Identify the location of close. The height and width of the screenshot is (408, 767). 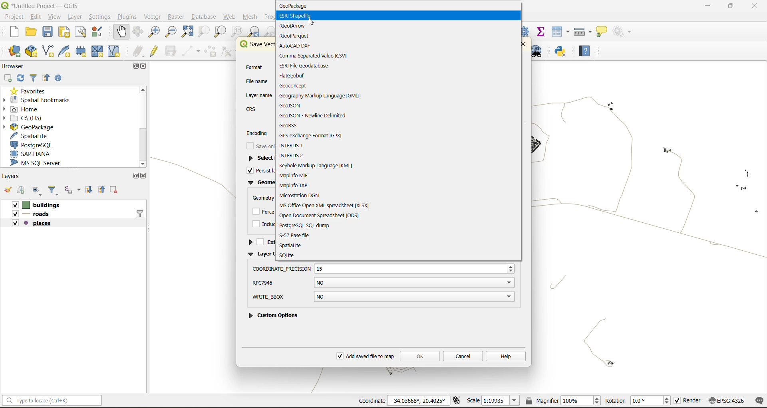
(145, 67).